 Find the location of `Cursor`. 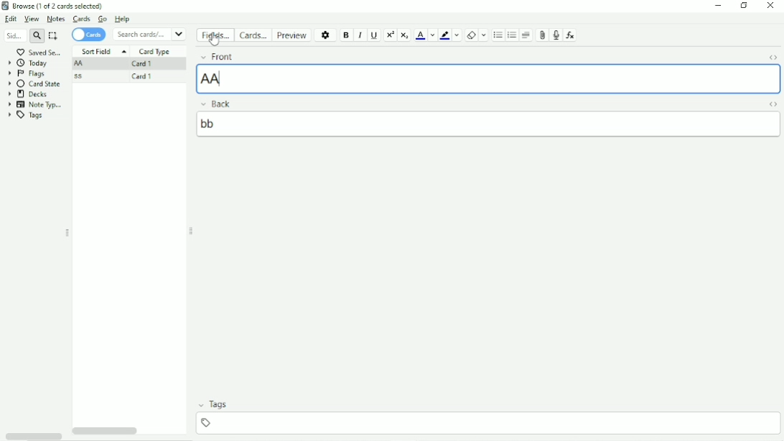

Cursor is located at coordinates (215, 38).